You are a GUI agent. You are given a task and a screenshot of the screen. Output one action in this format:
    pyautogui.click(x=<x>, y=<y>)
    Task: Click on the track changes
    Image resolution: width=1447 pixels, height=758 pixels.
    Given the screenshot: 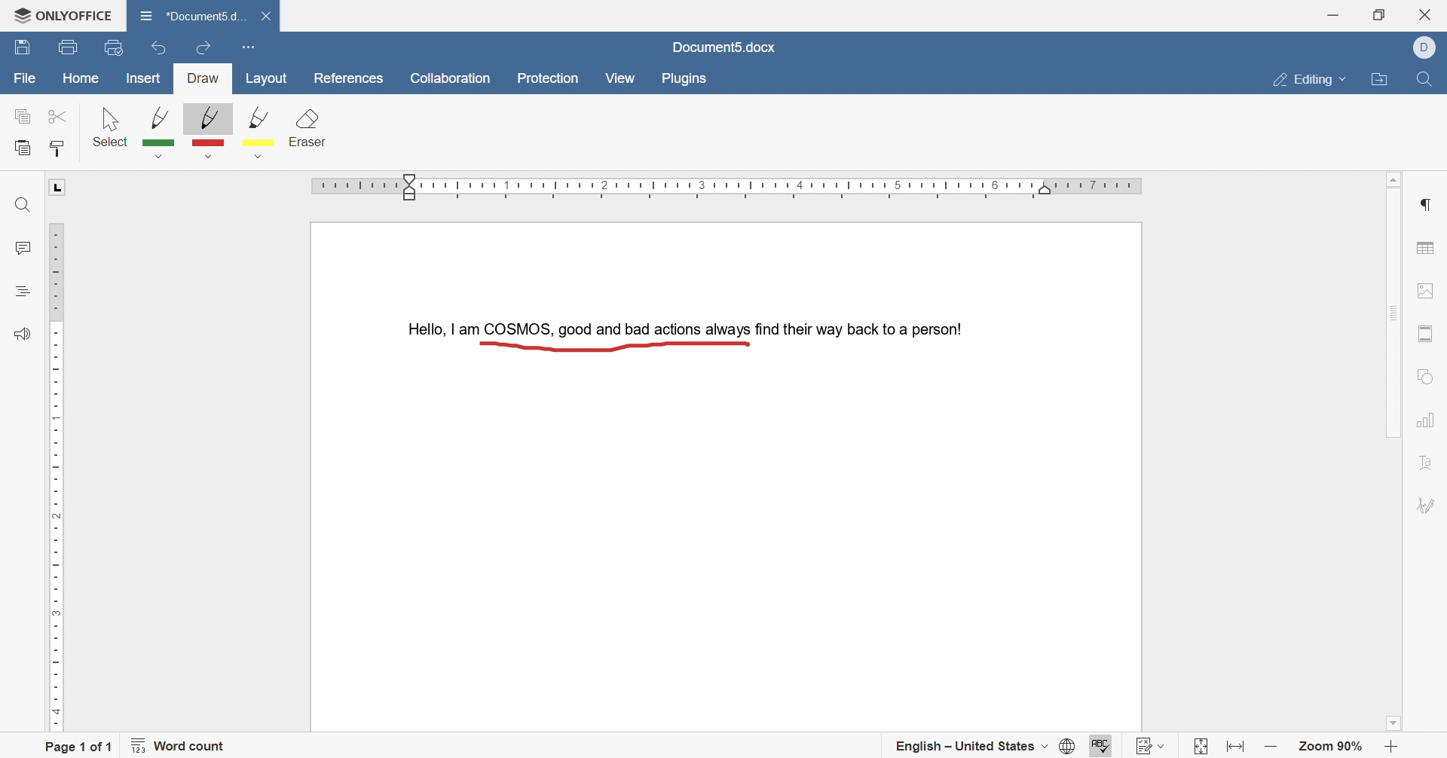 What is the action you would take?
    pyautogui.click(x=1152, y=743)
    